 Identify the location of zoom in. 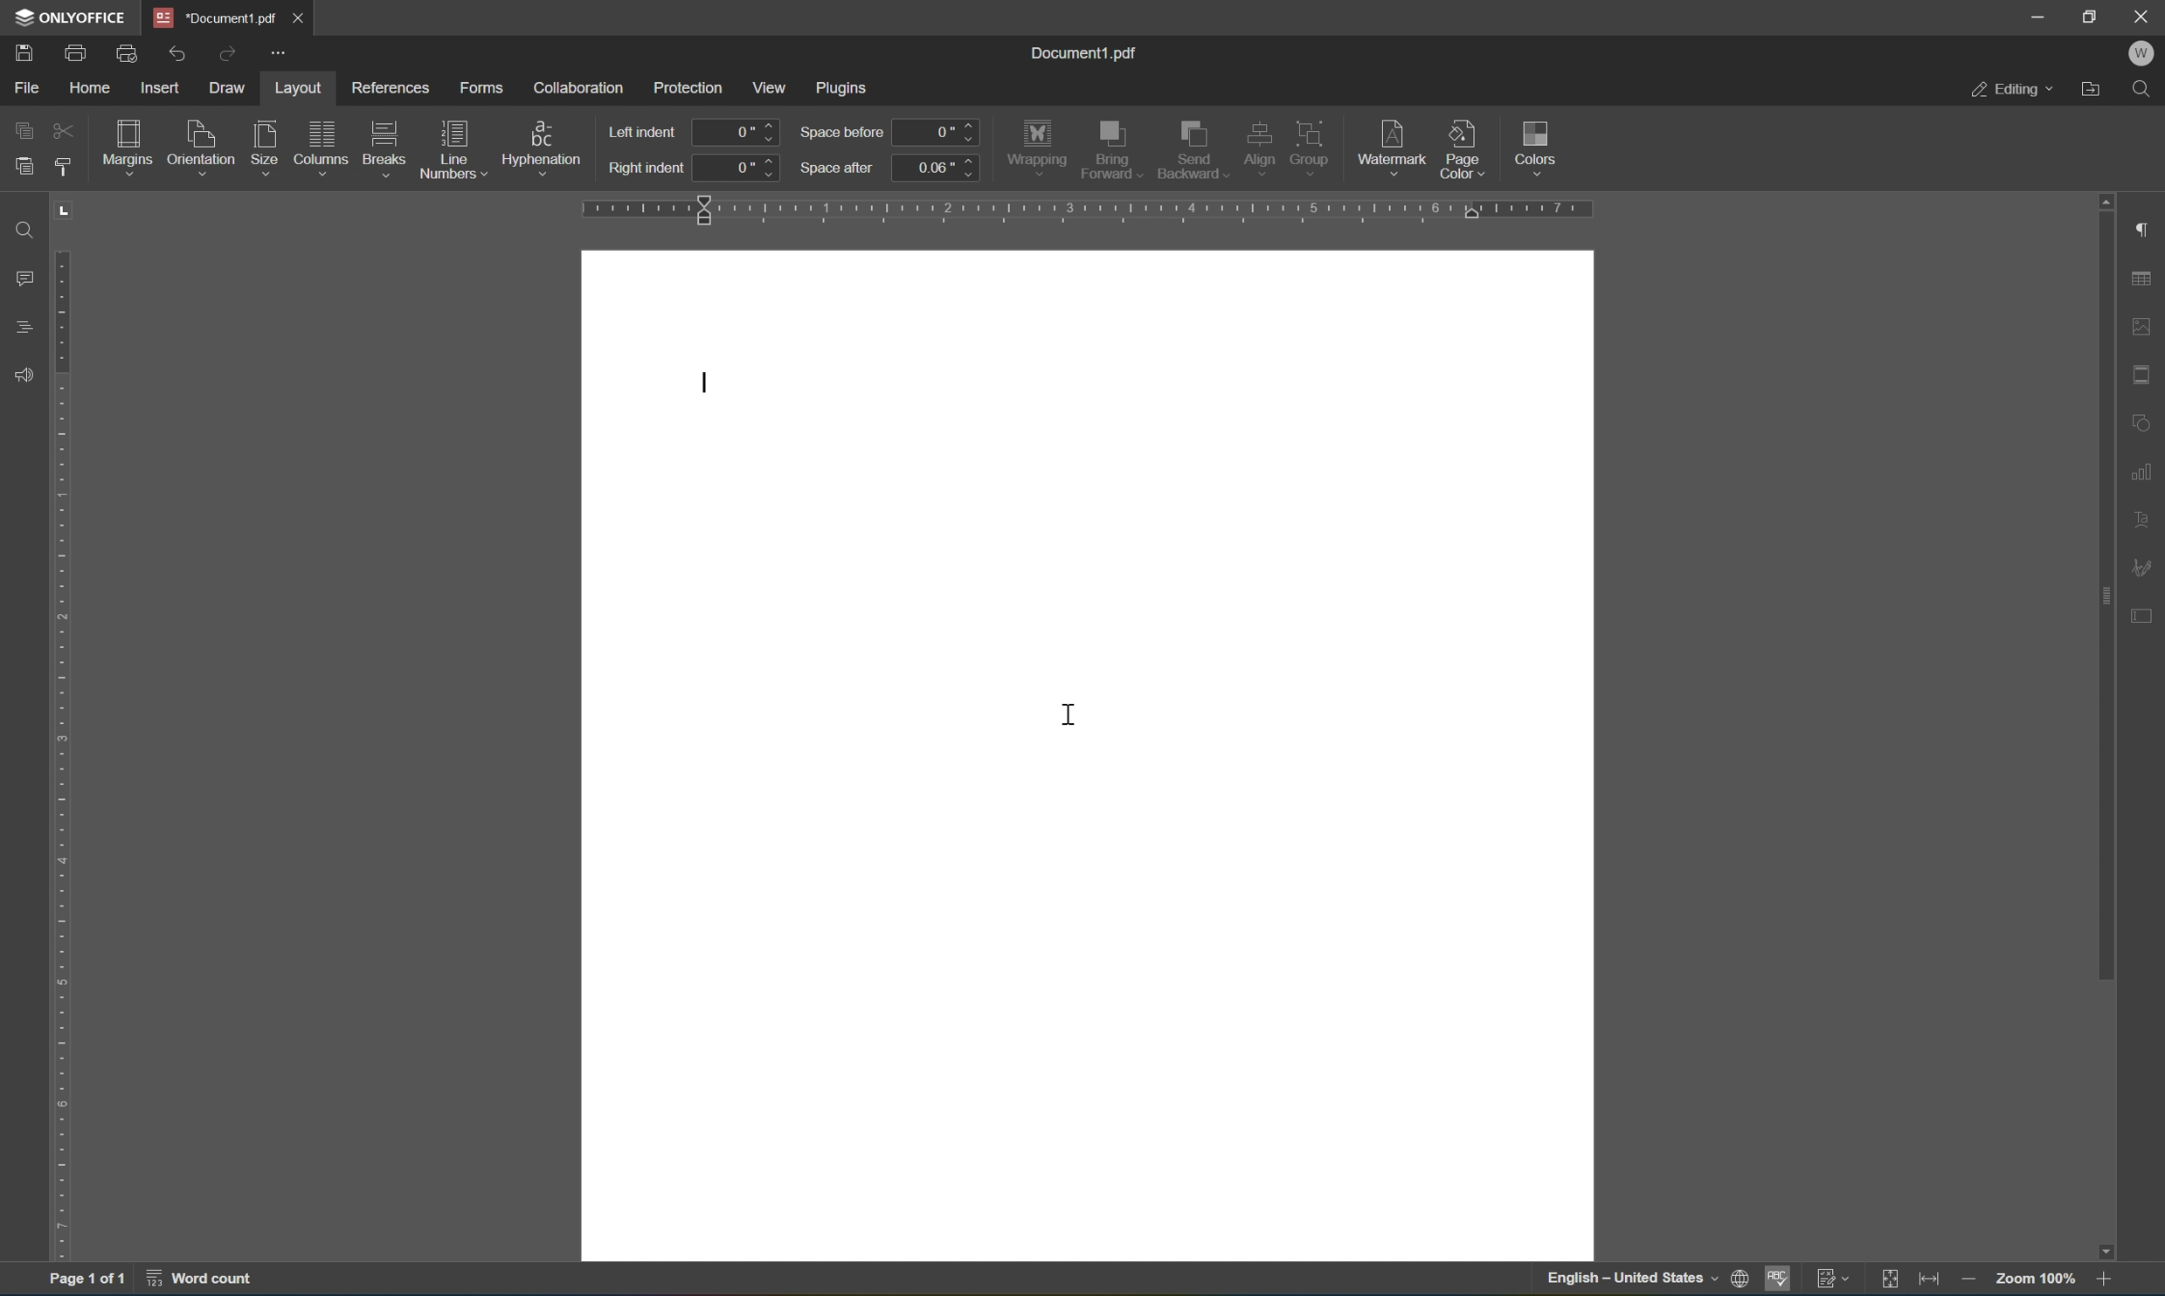
(2101, 1280).